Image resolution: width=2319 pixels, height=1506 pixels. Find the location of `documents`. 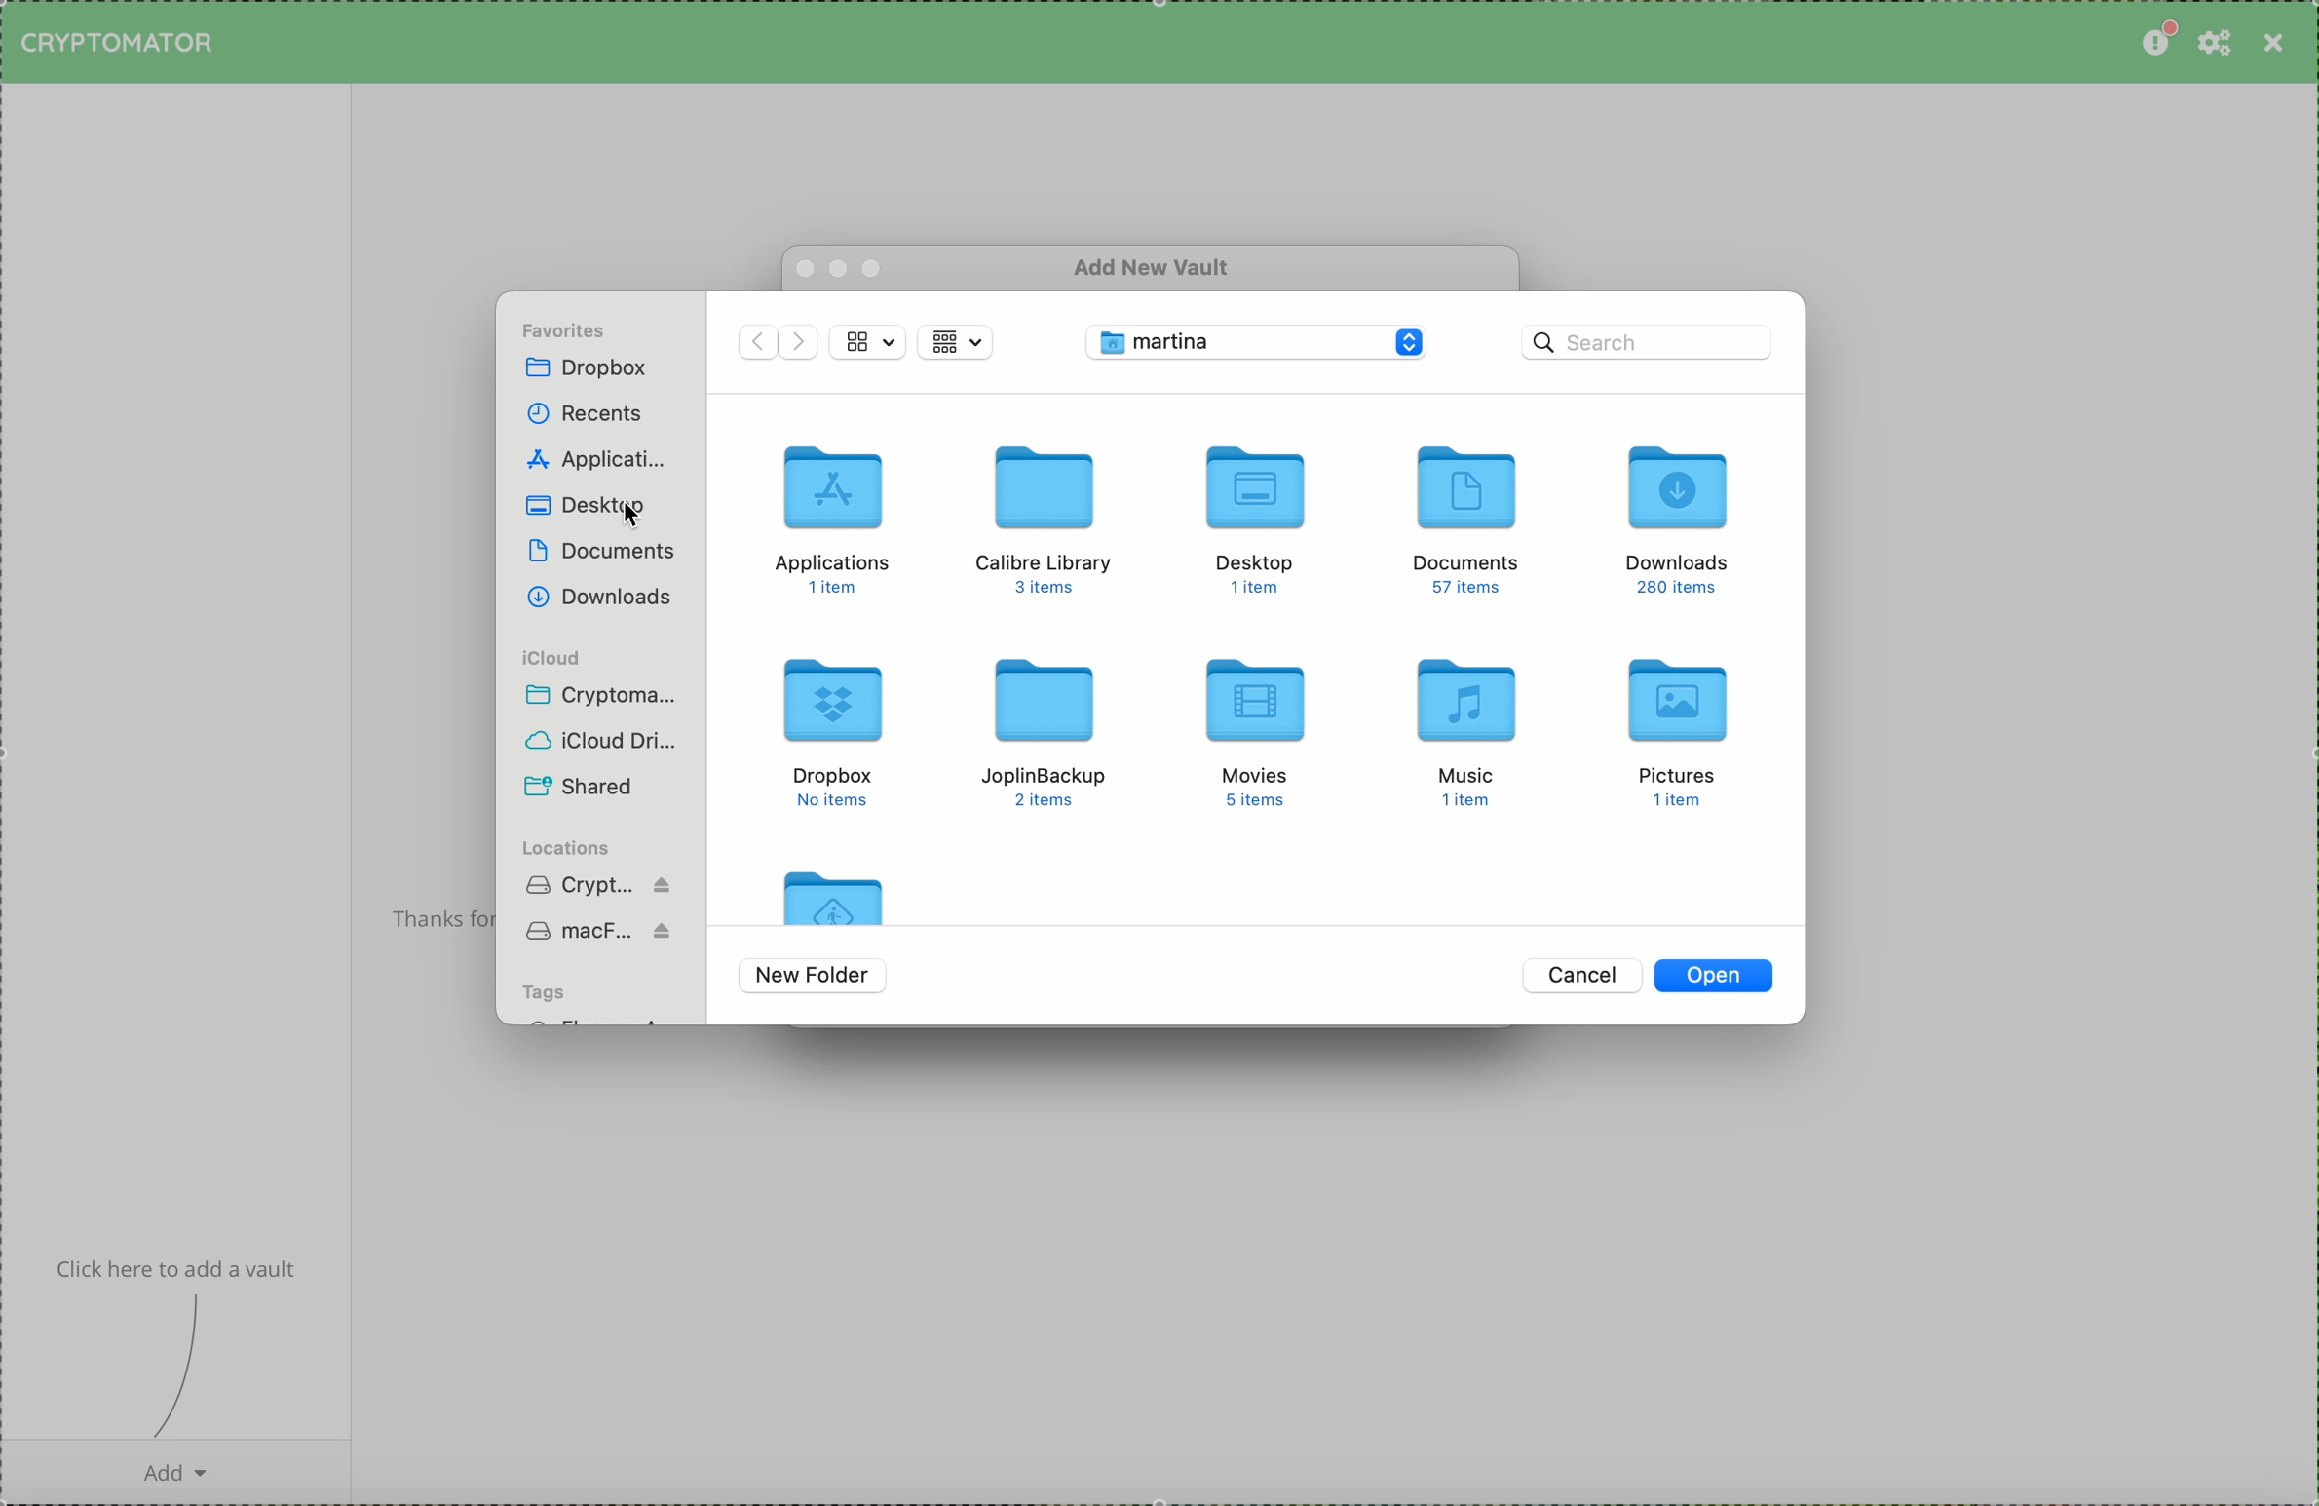

documents is located at coordinates (598, 552).